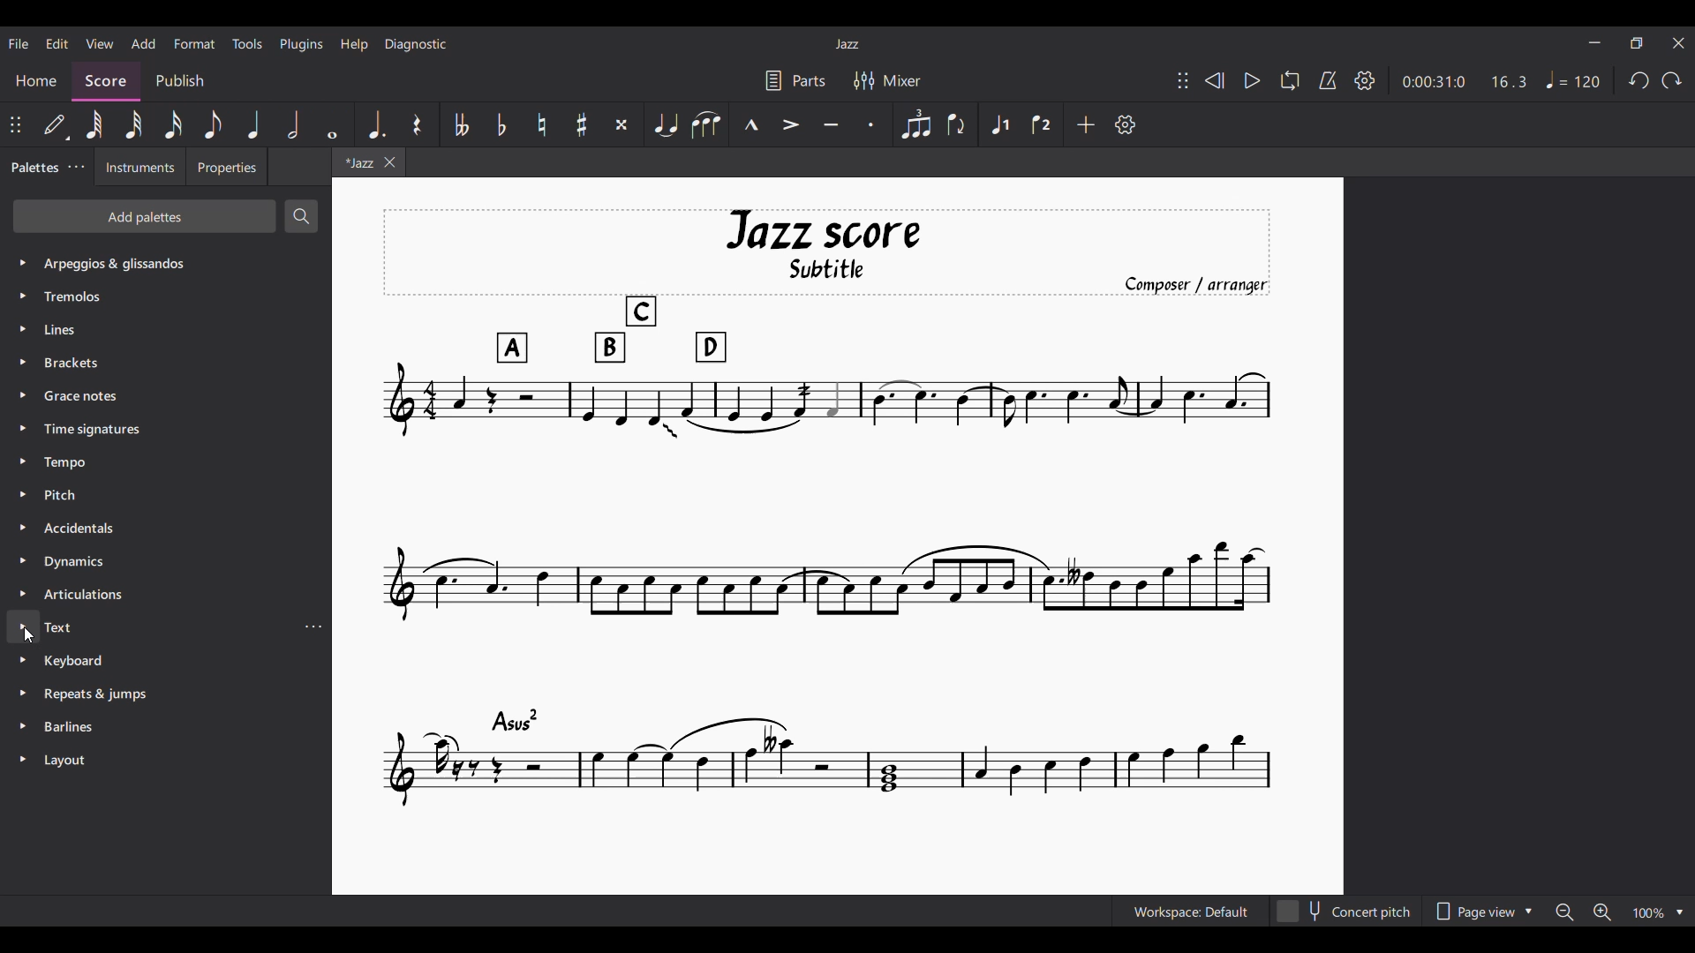 This screenshot has width=1695, height=953. Describe the element at coordinates (389, 162) in the screenshot. I see `Close tab` at that location.